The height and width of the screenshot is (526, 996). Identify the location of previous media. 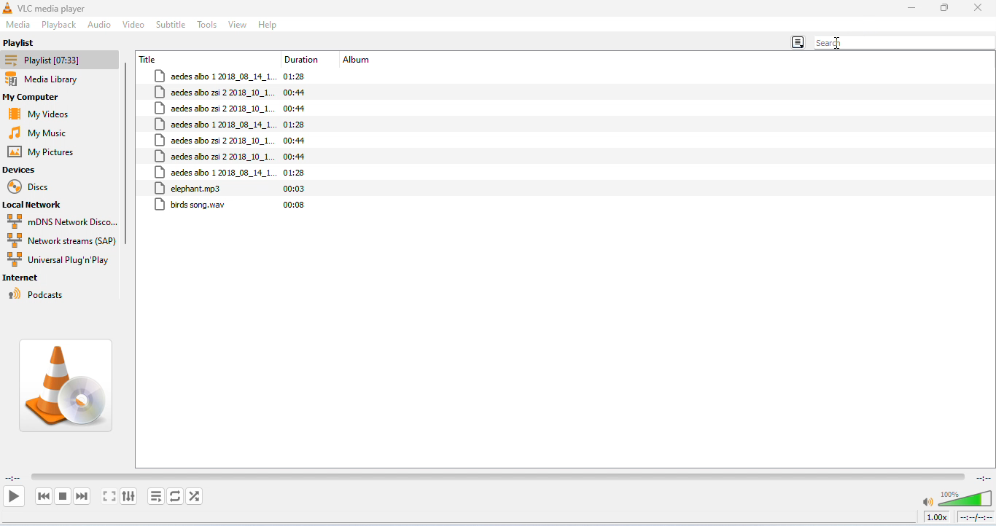
(44, 497).